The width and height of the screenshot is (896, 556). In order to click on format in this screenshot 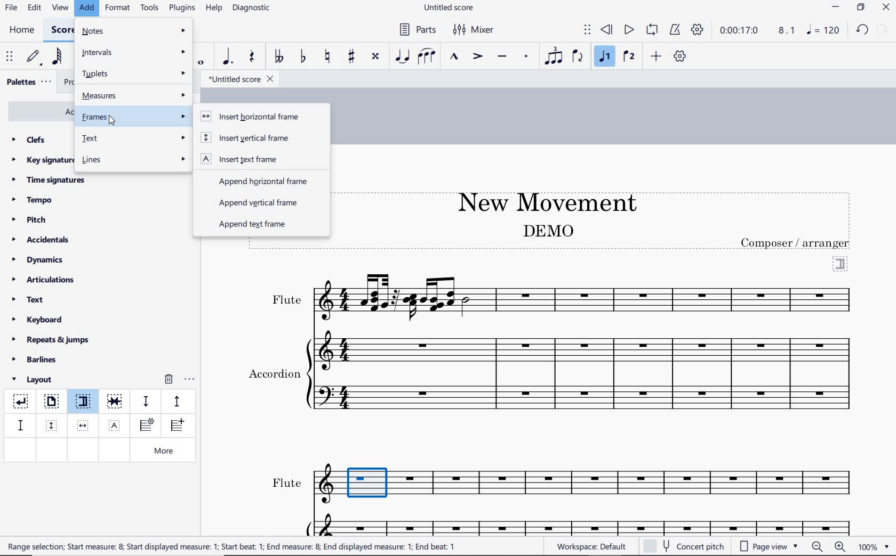, I will do `click(118, 7)`.